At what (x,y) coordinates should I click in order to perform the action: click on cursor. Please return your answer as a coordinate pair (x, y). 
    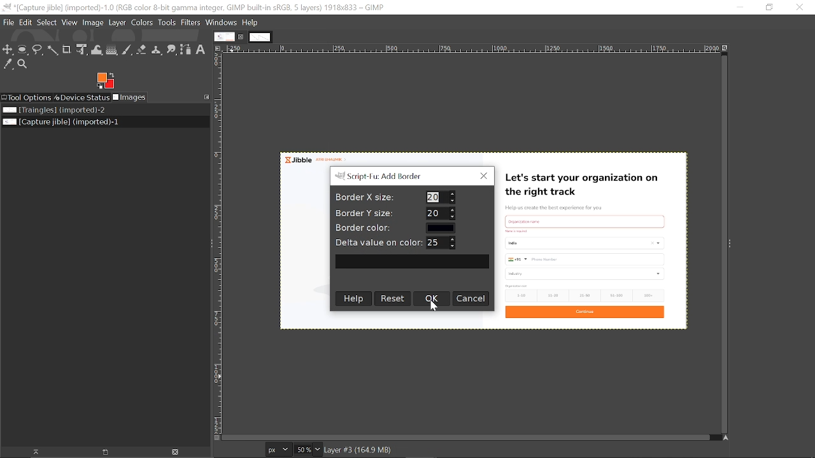
    Looking at the image, I should click on (434, 307).